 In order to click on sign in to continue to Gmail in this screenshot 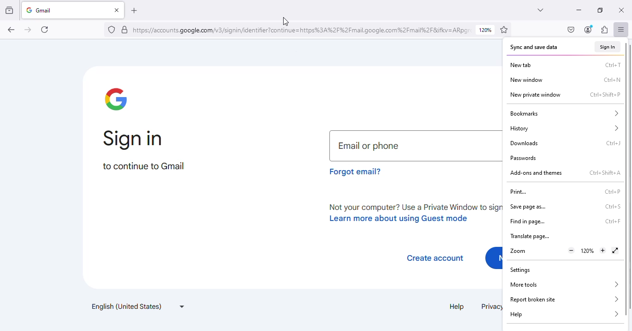, I will do `click(144, 152)`.